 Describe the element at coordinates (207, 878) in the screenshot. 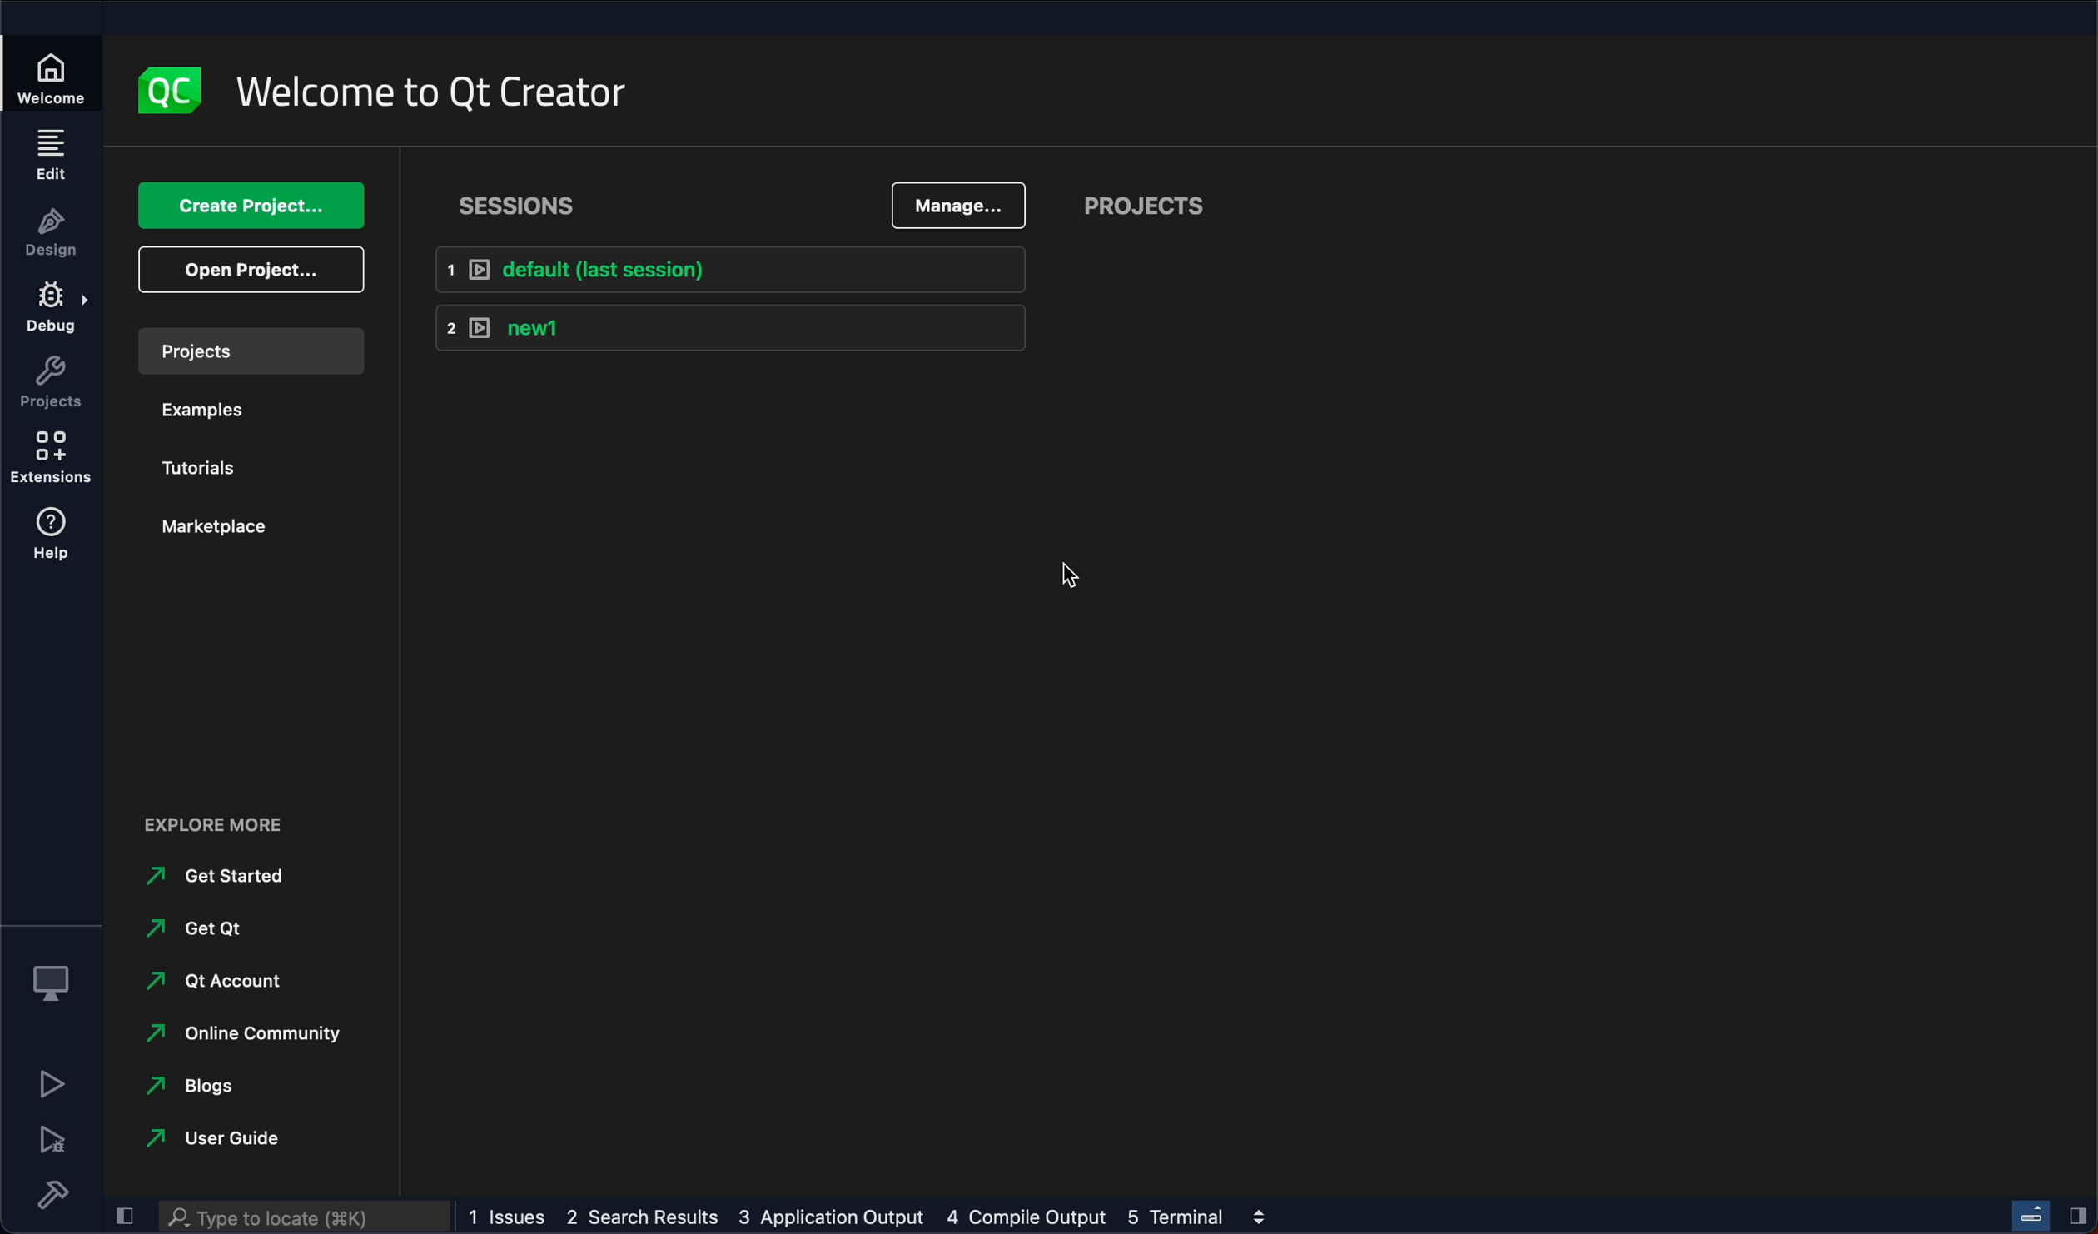

I see `started` at that location.